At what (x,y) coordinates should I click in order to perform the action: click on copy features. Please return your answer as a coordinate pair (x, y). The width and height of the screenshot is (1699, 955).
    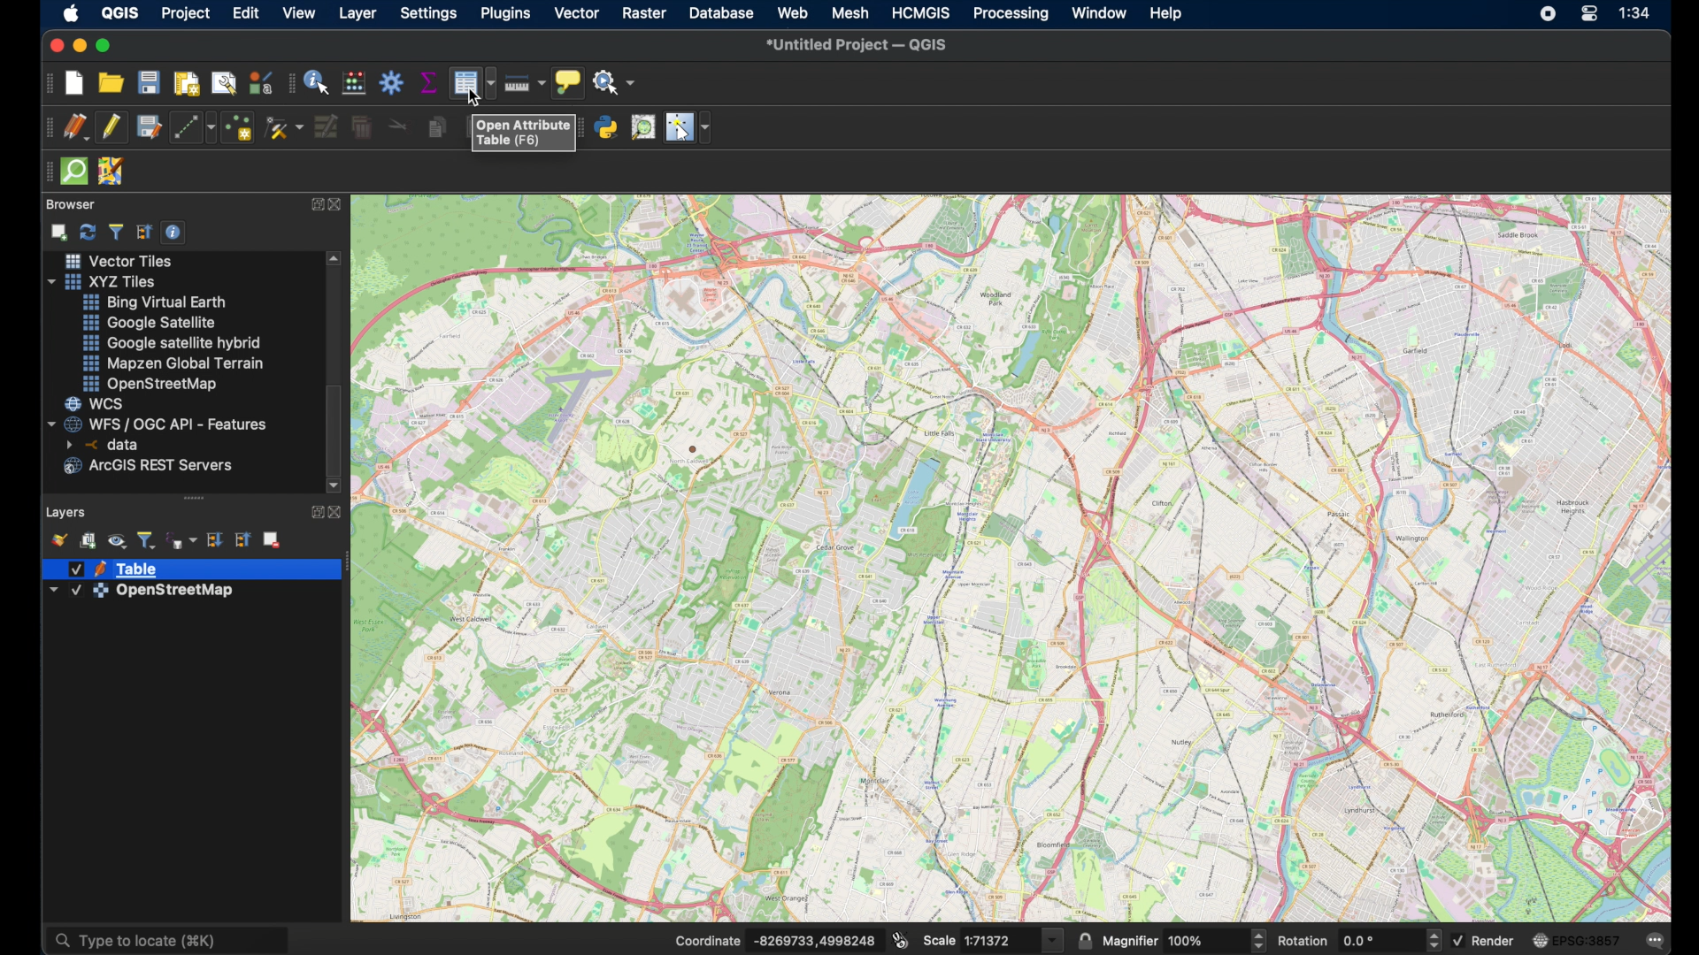
    Looking at the image, I should click on (434, 127).